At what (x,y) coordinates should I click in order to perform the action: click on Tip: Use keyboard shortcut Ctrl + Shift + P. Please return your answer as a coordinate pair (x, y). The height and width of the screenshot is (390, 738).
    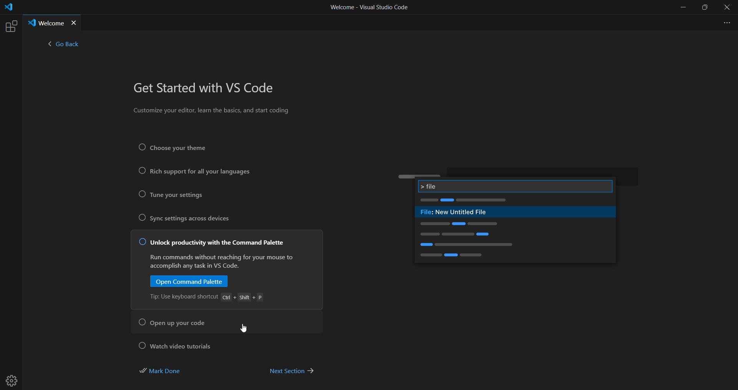
    Looking at the image, I should click on (208, 299).